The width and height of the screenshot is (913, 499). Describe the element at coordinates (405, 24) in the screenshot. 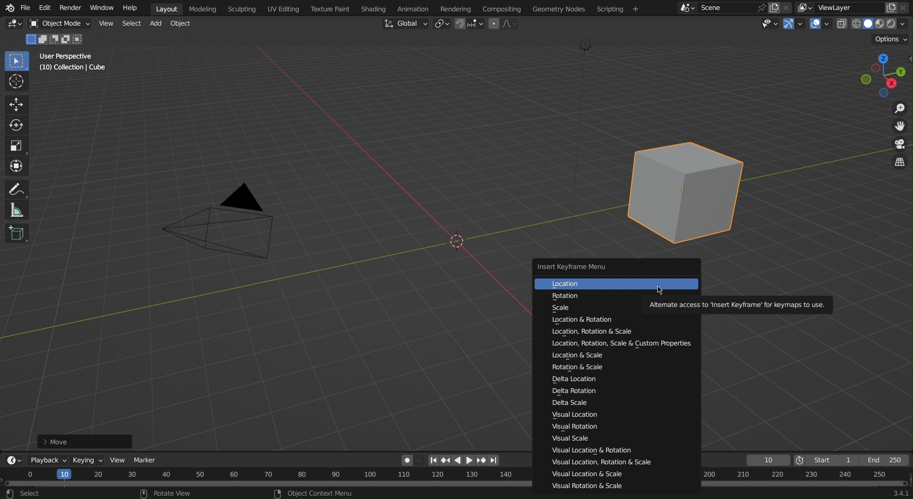

I see `Global` at that location.